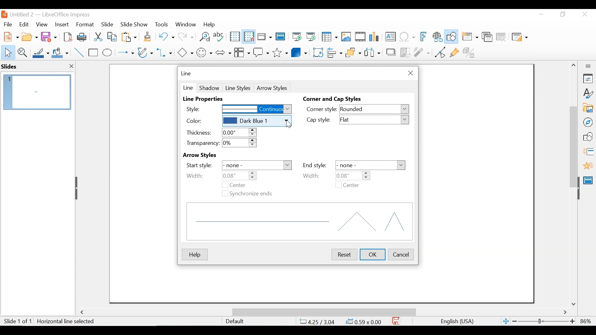 The width and height of the screenshot is (596, 335). Describe the element at coordinates (238, 88) in the screenshot. I see `Line Styles` at that location.